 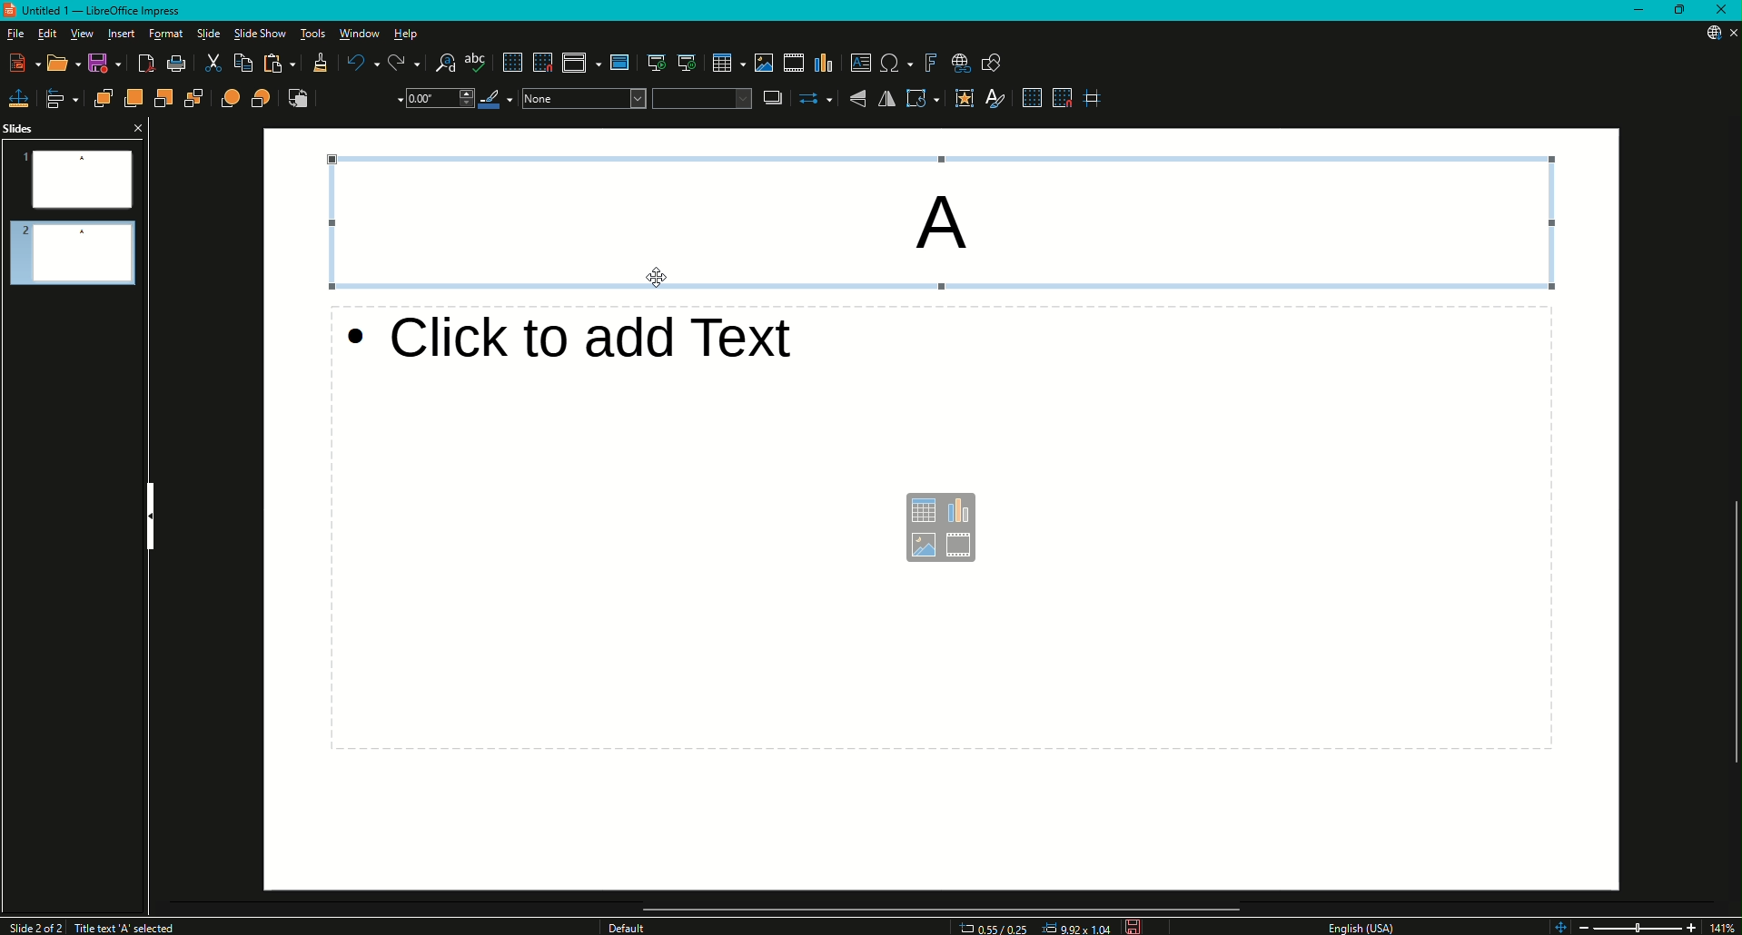 I want to click on Paste, so click(x=277, y=65).